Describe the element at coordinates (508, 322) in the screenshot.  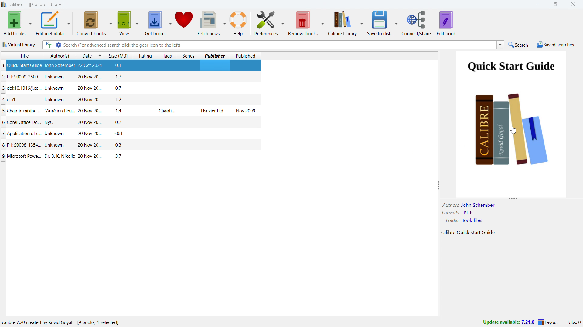
I see `update available ` at that location.